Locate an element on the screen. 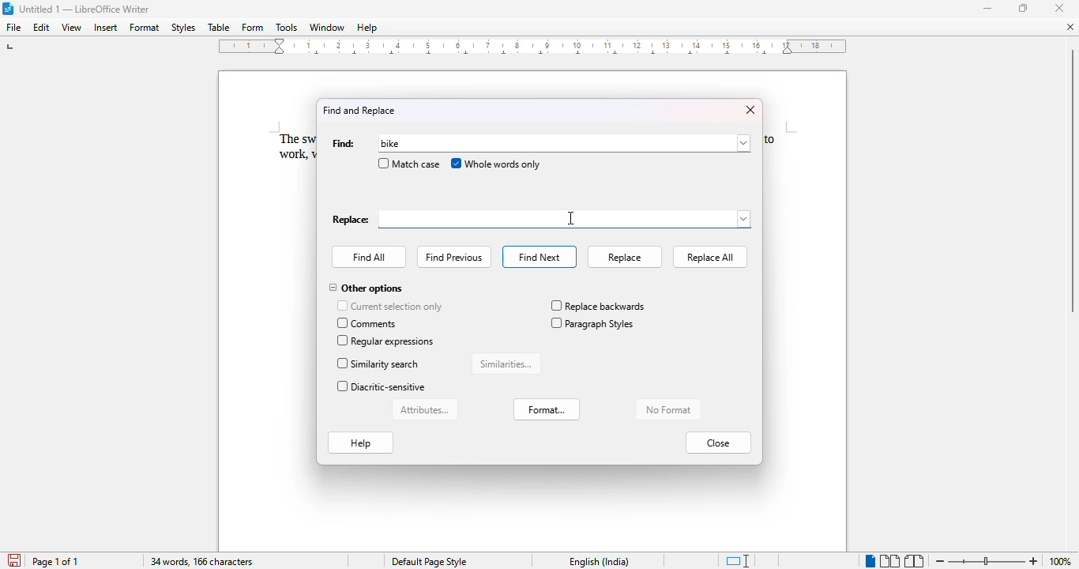  styles is located at coordinates (182, 28).